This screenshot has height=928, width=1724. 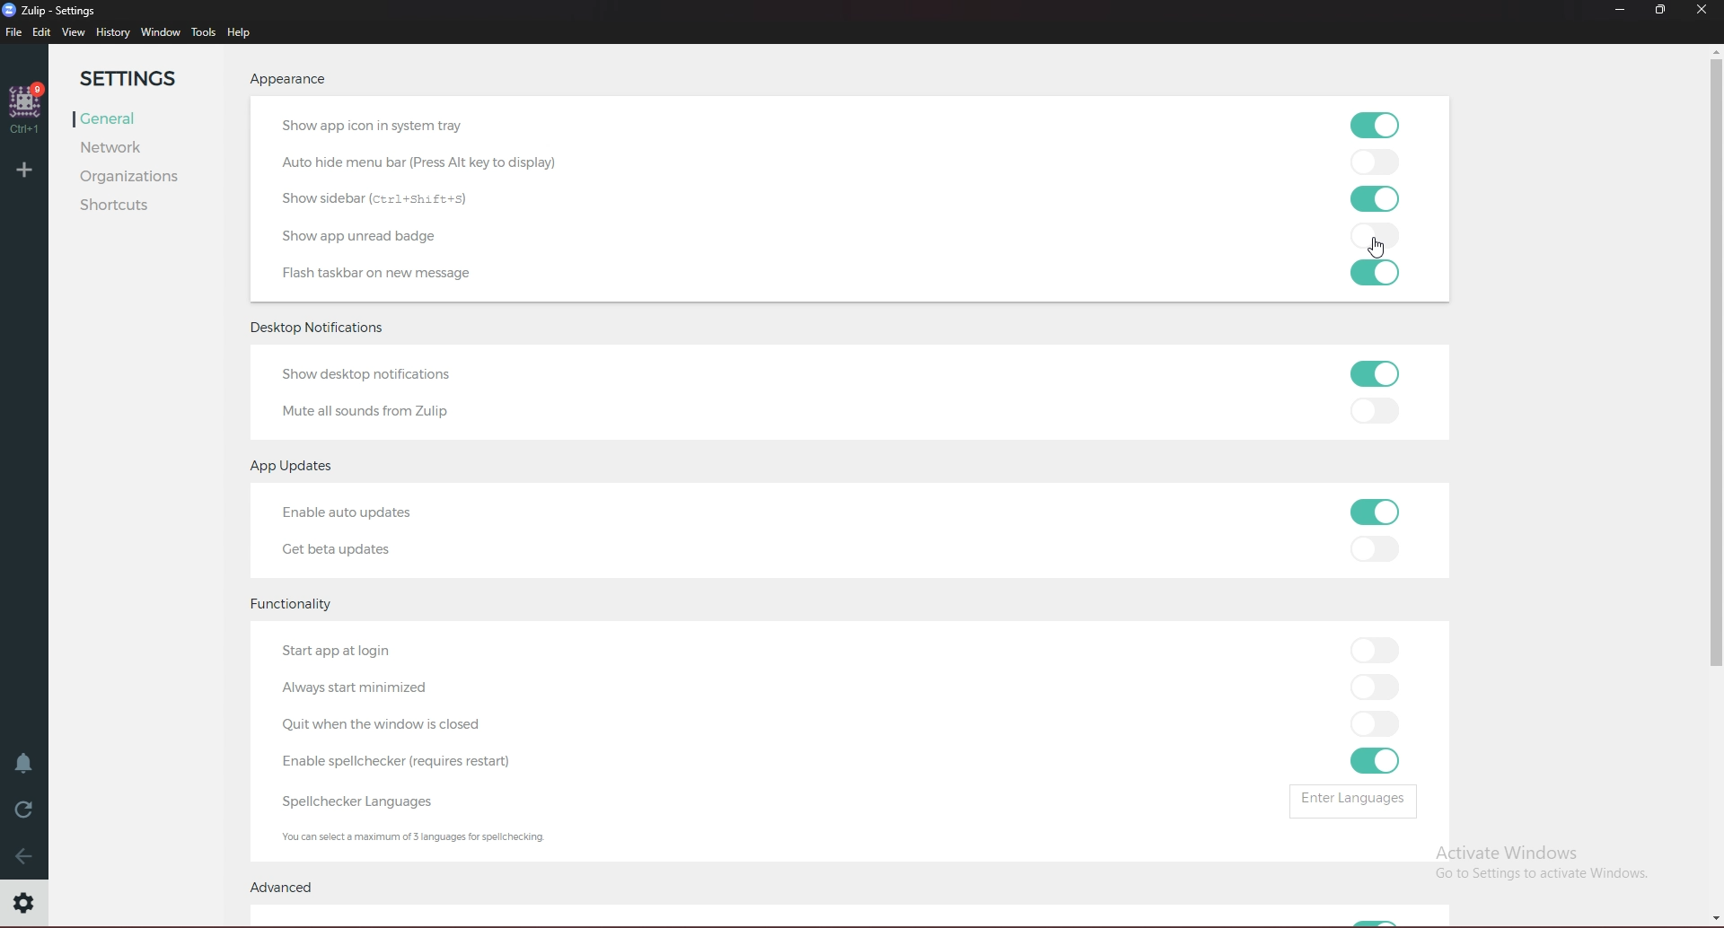 I want to click on toggle, so click(x=1372, y=763).